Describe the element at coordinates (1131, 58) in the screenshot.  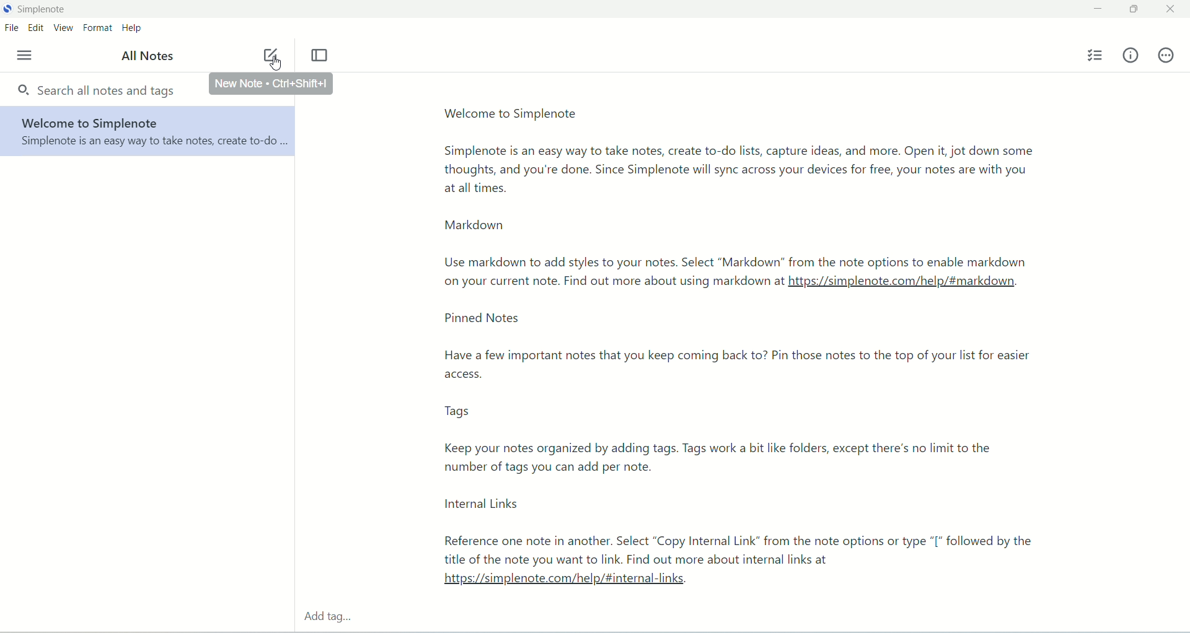
I see `info` at that location.